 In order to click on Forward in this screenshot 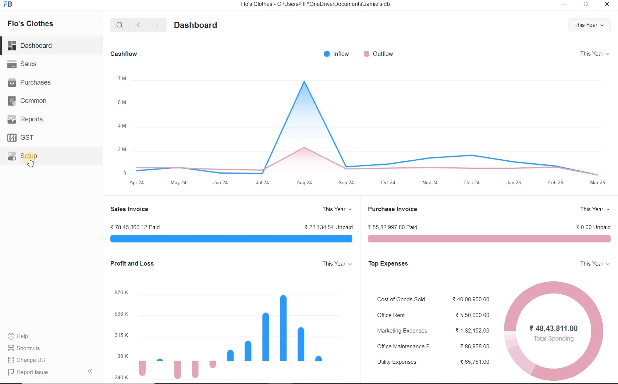, I will do `click(158, 25)`.